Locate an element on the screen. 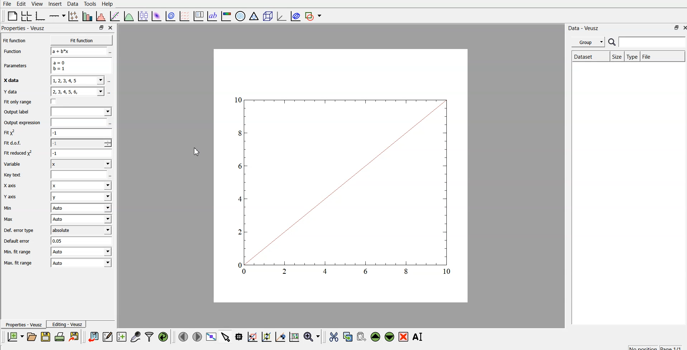 This screenshot has width=687, height=350. filter data is located at coordinates (150, 337).